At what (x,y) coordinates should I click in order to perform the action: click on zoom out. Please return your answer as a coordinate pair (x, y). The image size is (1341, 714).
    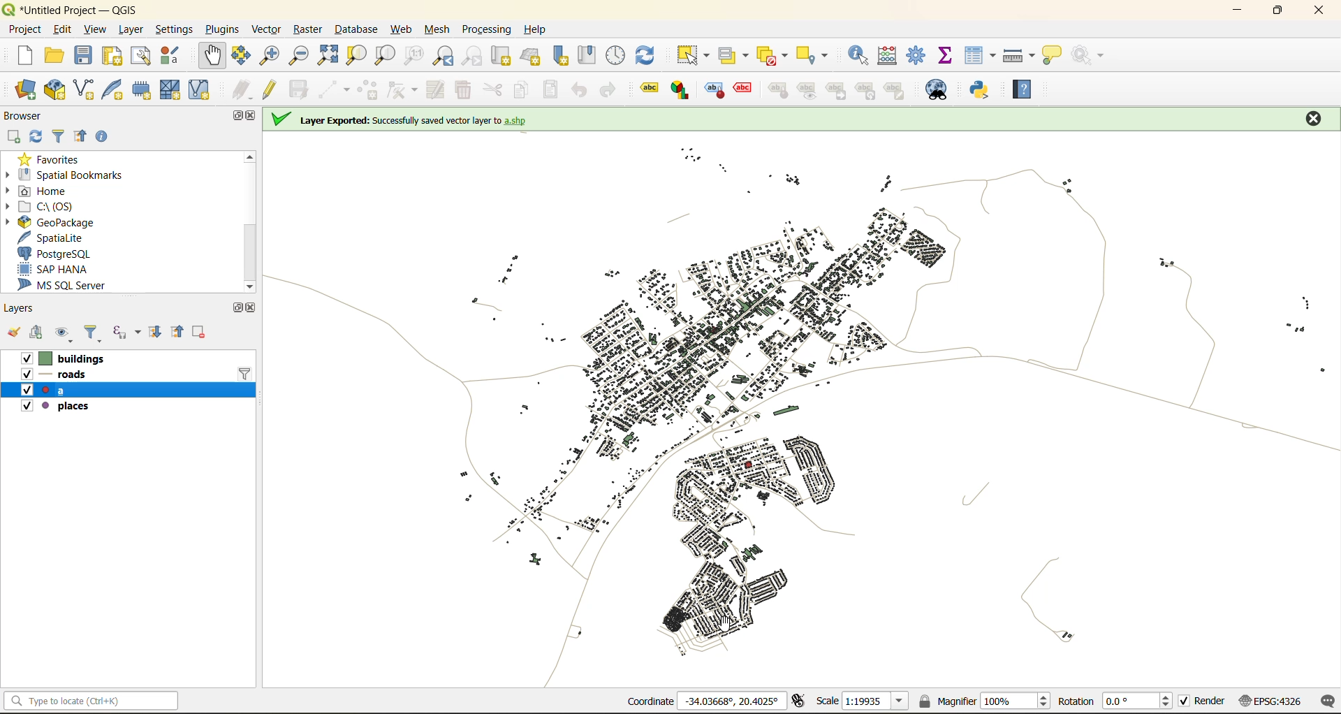
    Looking at the image, I should click on (302, 54).